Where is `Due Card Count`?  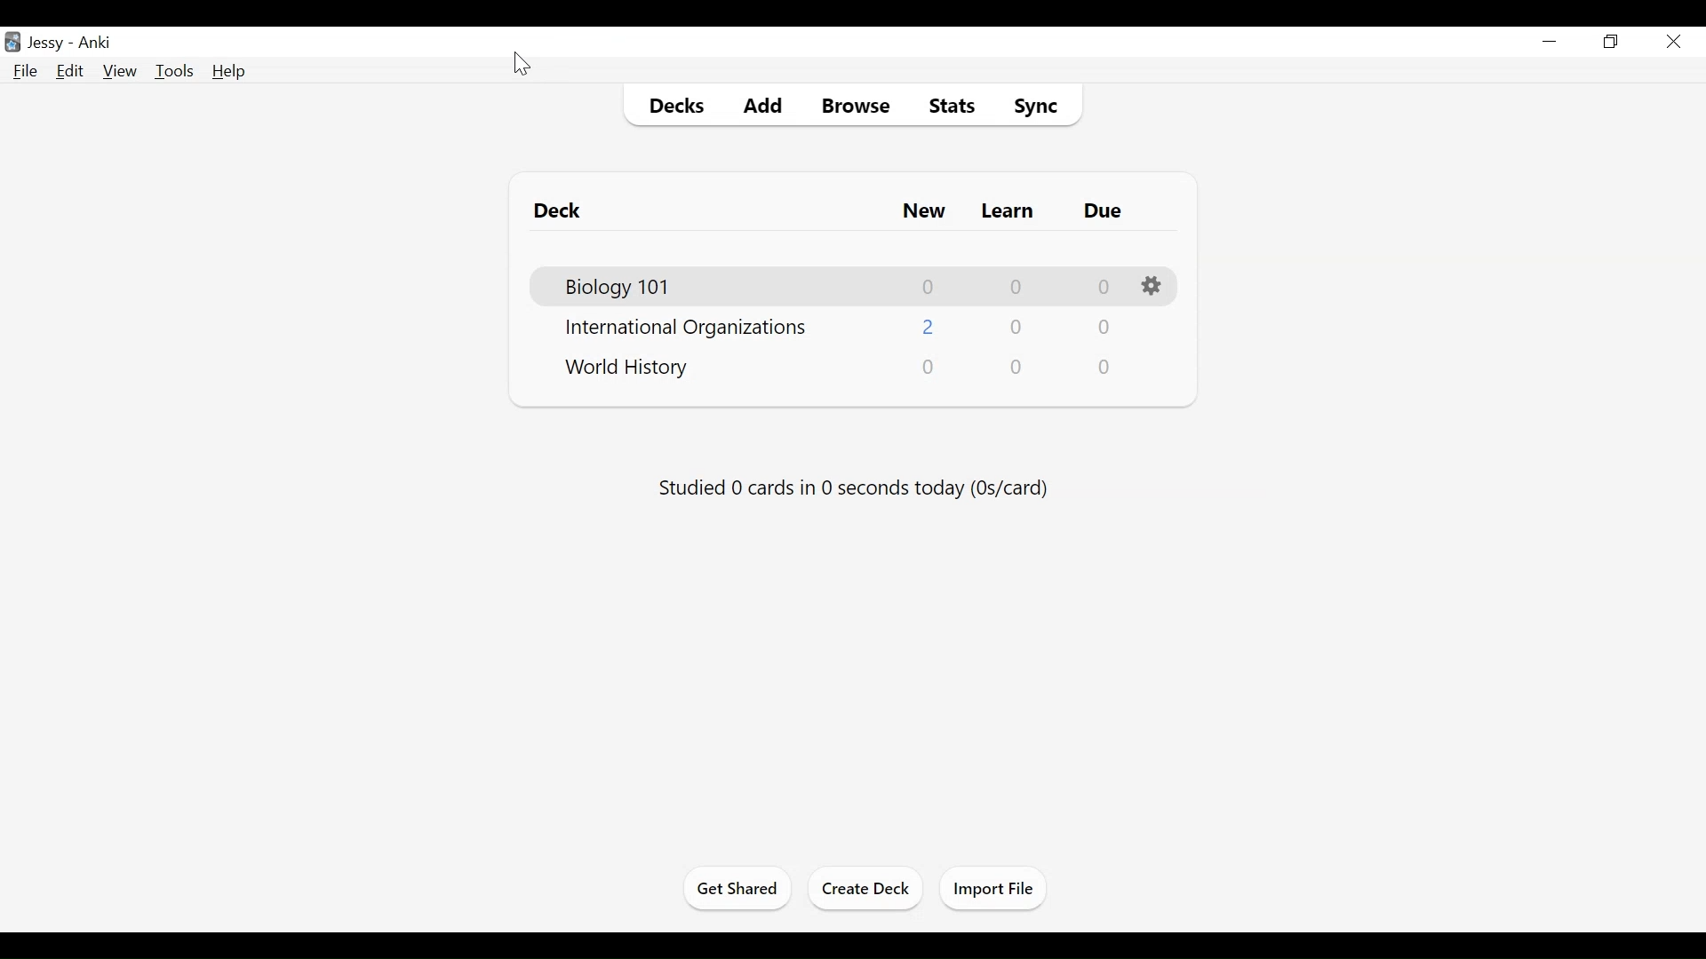 Due Card Count is located at coordinates (1103, 289).